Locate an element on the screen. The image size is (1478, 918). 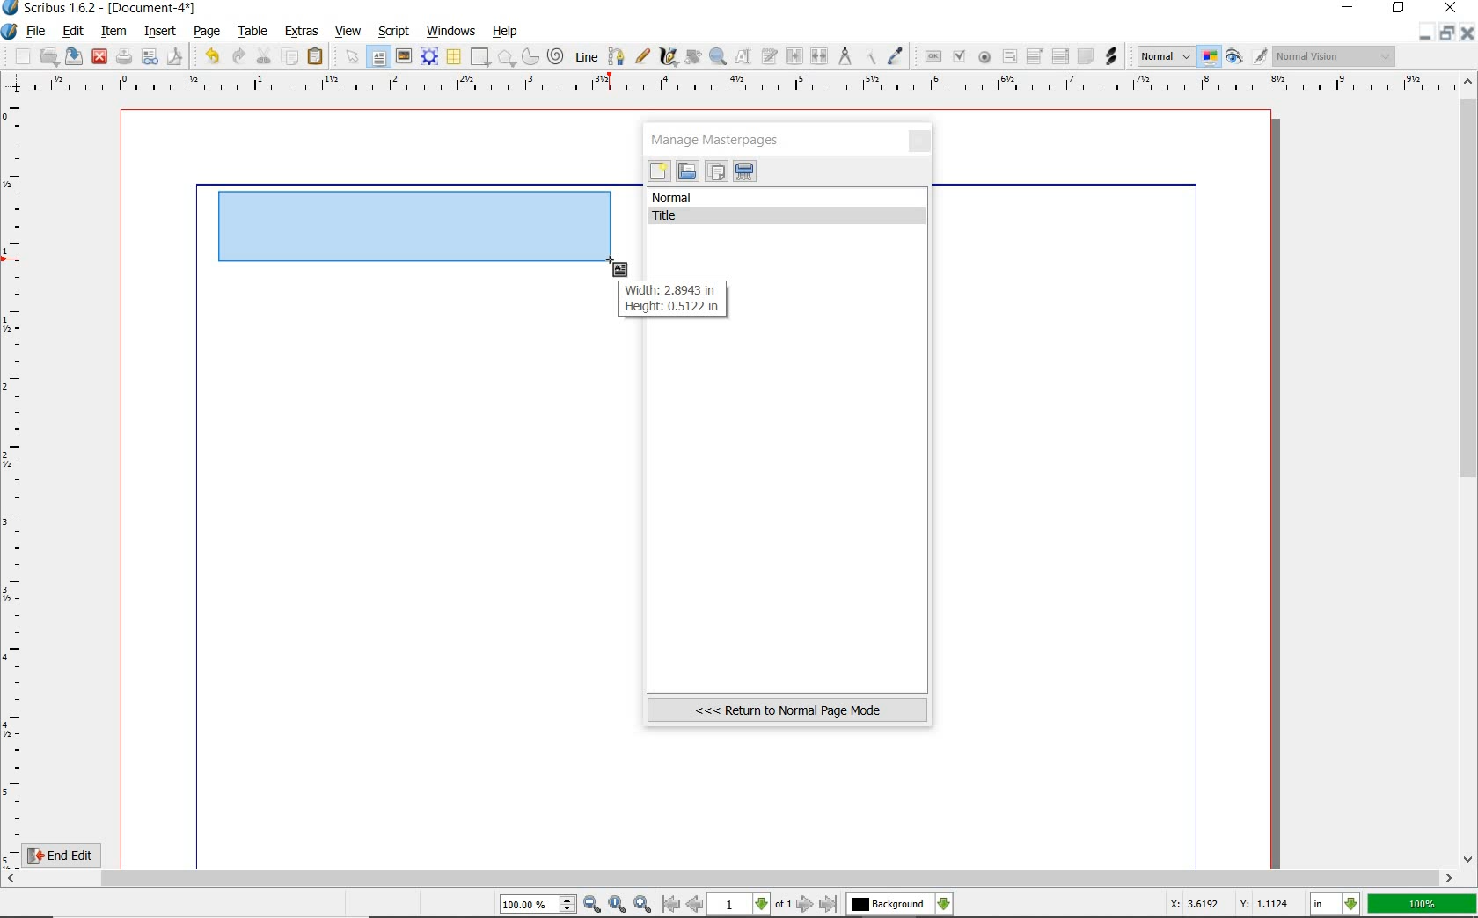
Bezier curve is located at coordinates (614, 56).